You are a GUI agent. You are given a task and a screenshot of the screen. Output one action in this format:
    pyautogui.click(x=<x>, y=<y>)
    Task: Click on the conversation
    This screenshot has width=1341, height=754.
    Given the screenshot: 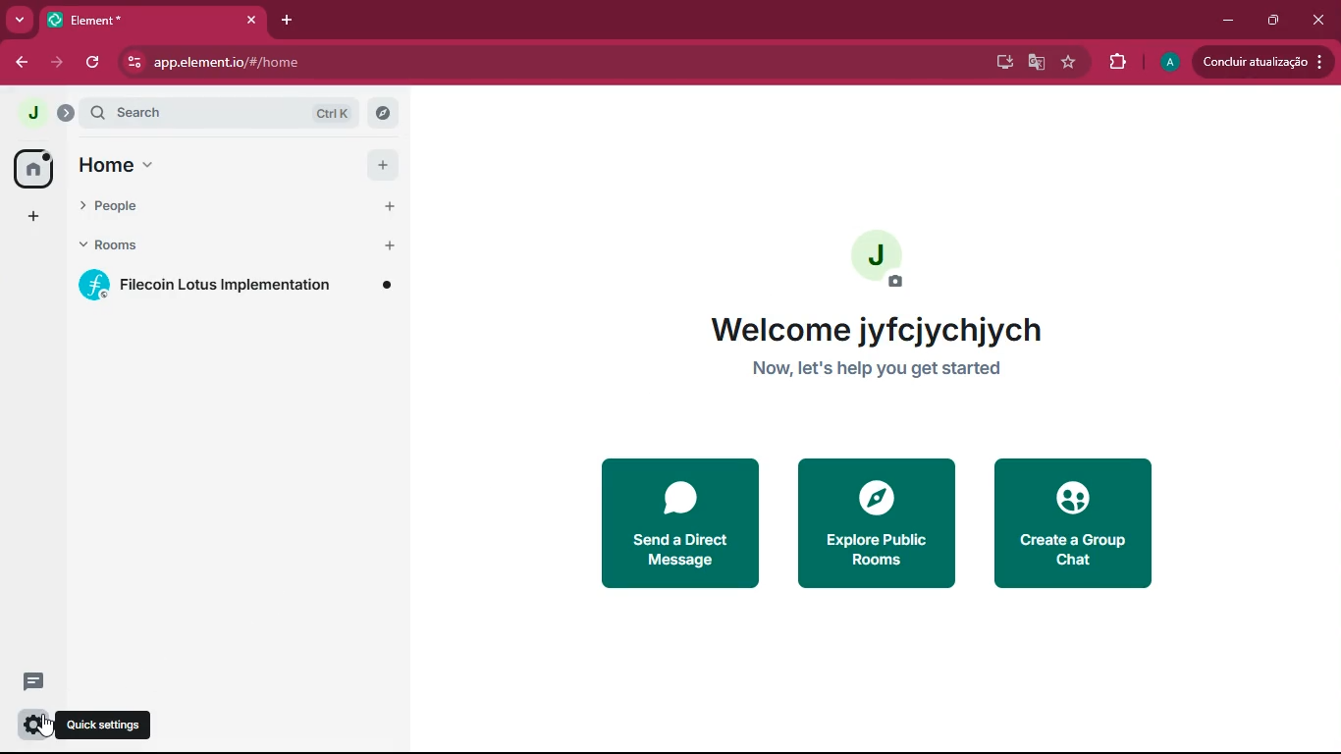 What is the action you would take?
    pyautogui.click(x=29, y=681)
    